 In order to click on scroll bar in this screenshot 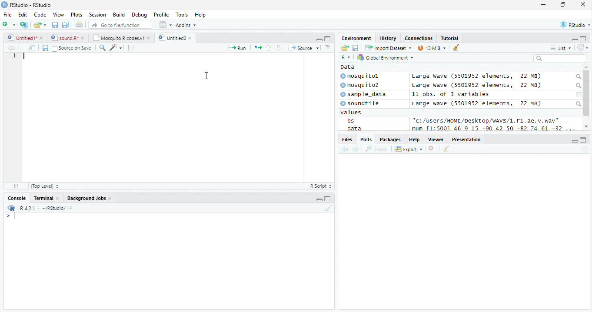, I will do `click(587, 93)`.